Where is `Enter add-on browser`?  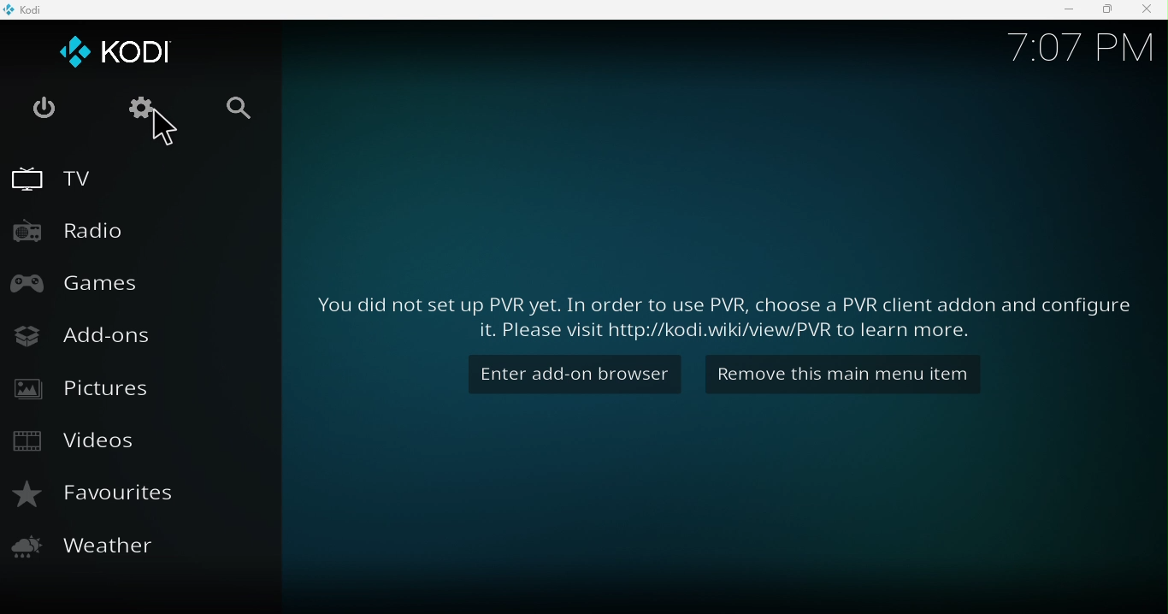
Enter add-on browser is located at coordinates (577, 376).